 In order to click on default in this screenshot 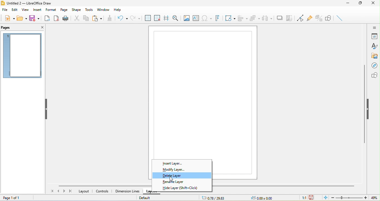, I will do `click(149, 198)`.